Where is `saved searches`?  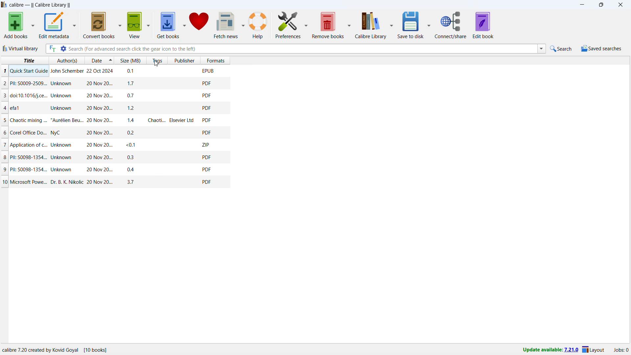
saved searches is located at coordinates (601, 49).